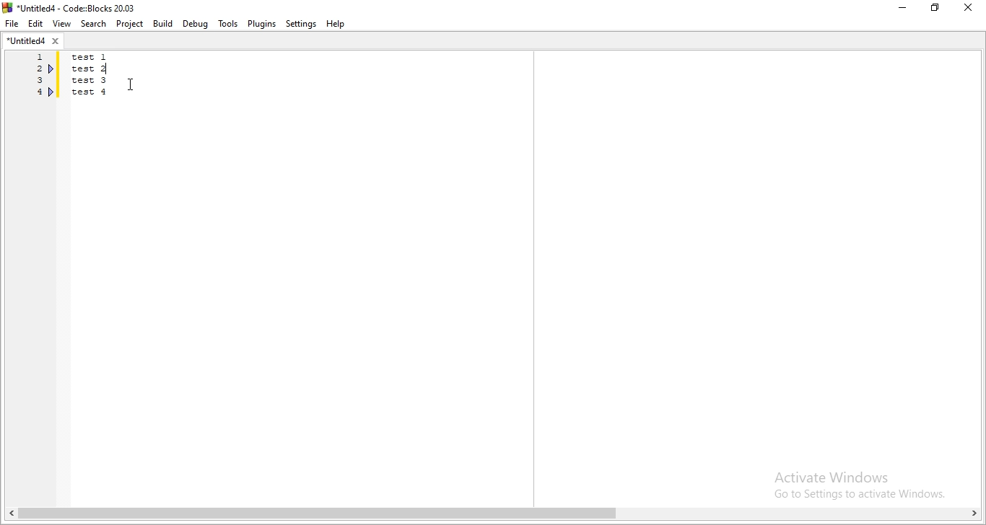  I want to click on test 1, so click(99, 57).